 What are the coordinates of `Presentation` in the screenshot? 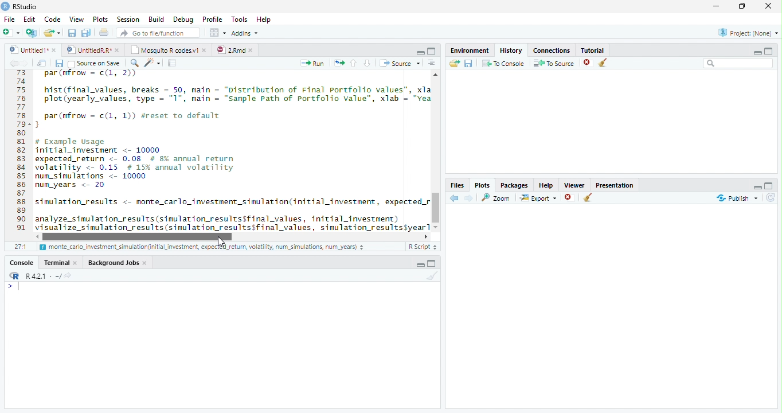 It's located at (615, 184).